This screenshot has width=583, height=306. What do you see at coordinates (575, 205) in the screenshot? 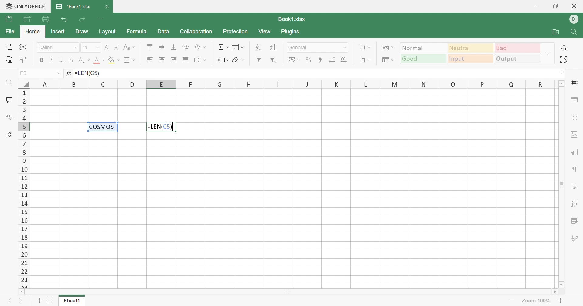
I see `Pivot settings` at bounding box center [575, 205].